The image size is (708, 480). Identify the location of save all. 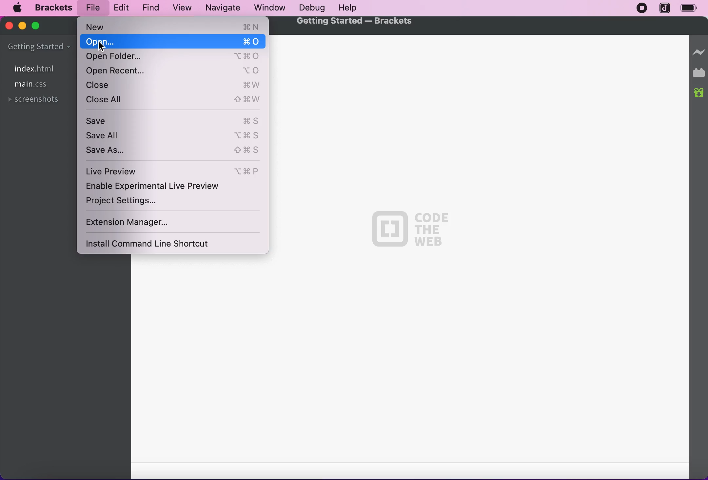
(174, 135).